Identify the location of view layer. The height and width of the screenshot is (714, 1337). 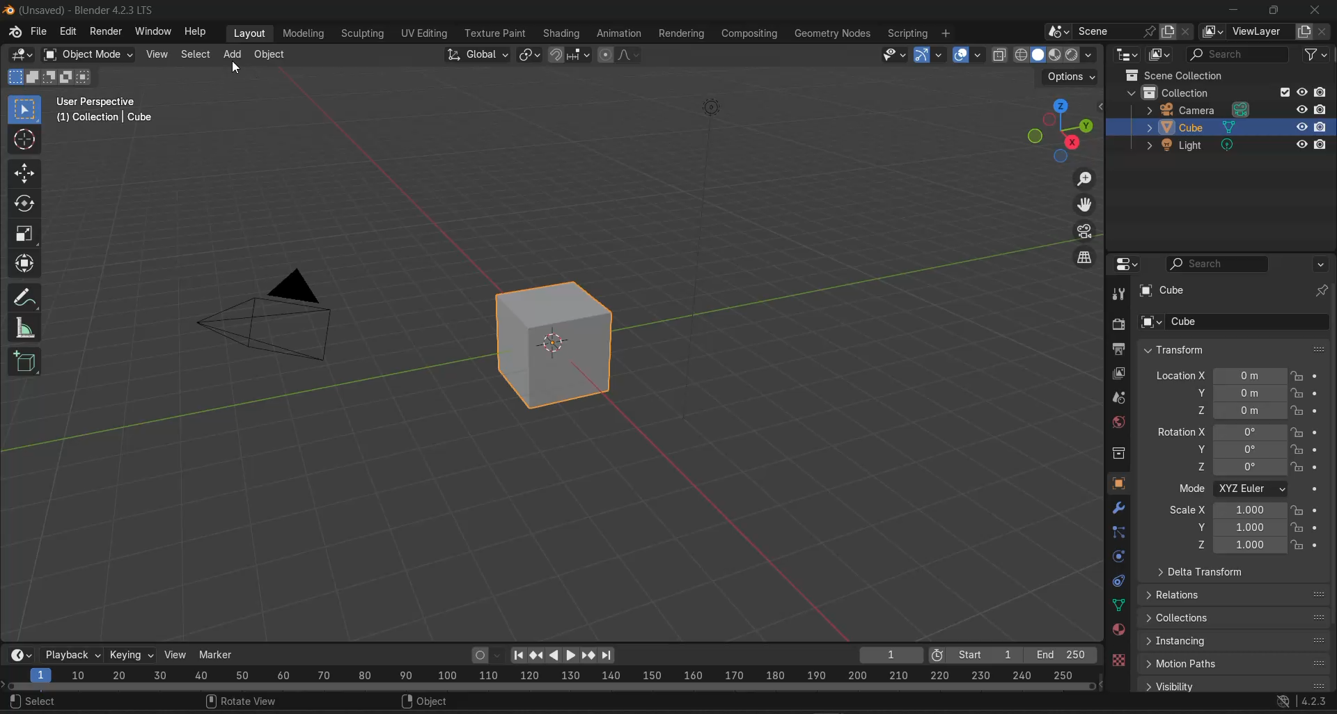
(1118, 373).